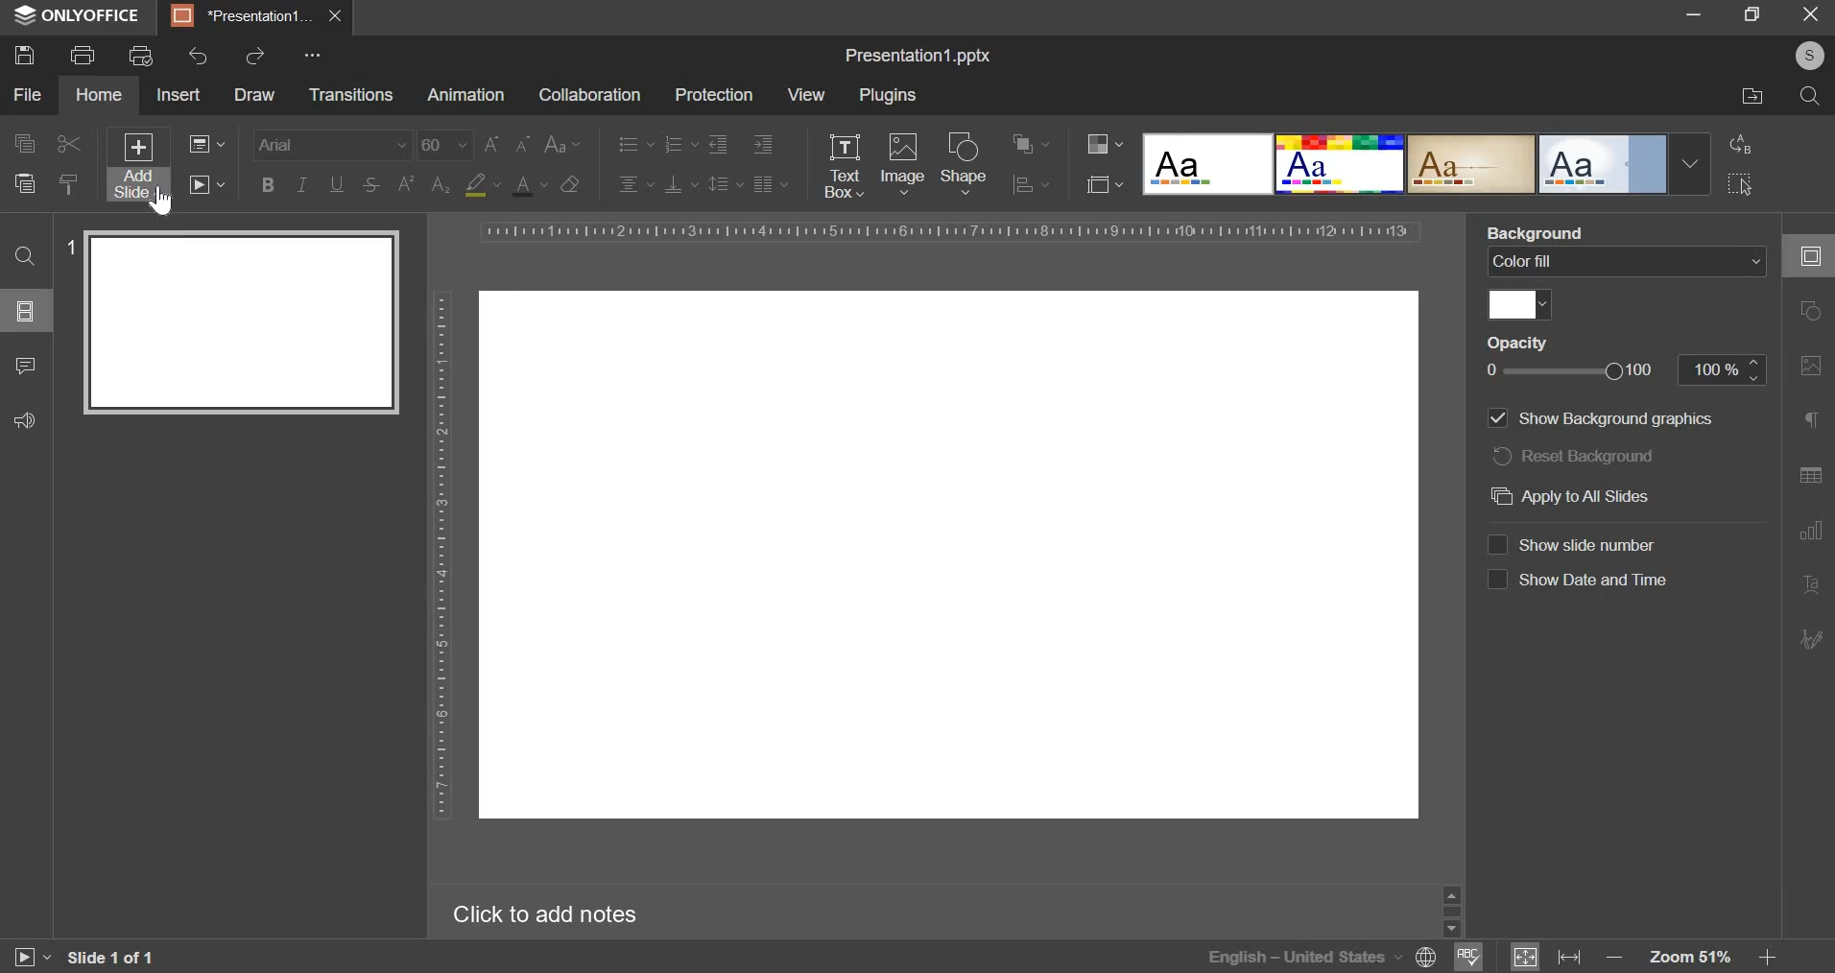 The width and height of the screenshot is (1835, 973). I want to click on slide 1, so click(230, 321).